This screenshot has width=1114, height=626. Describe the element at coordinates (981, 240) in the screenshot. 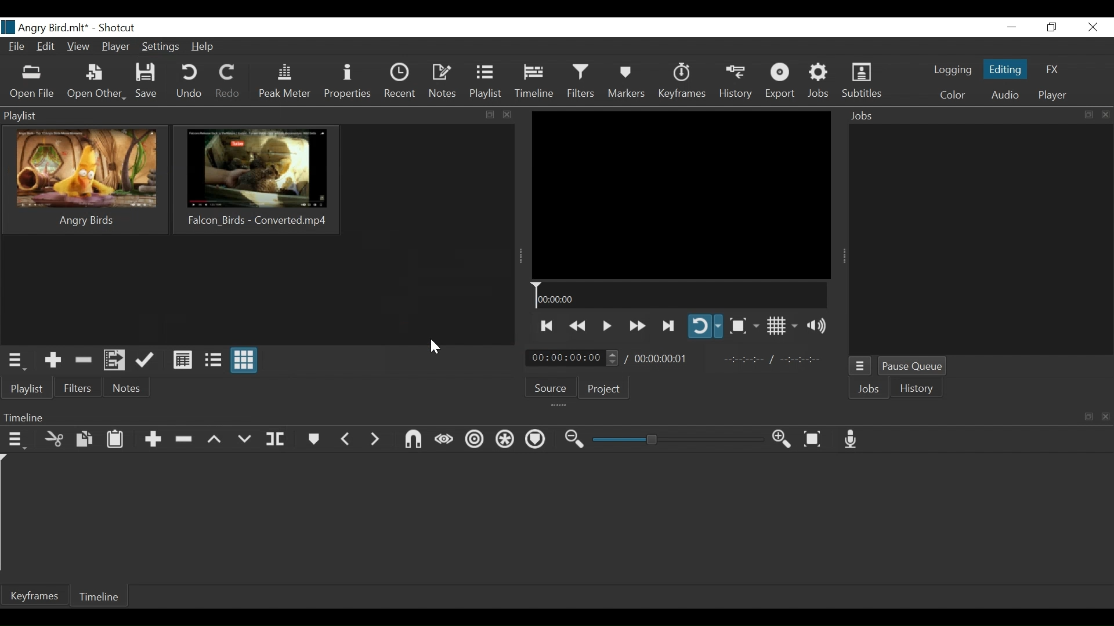

I see `Jobs Panel` at that location.